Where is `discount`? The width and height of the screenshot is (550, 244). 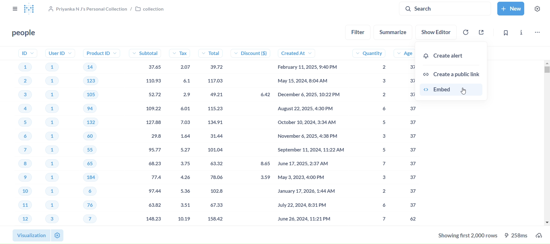 discount is located at coordinates (254, 136).